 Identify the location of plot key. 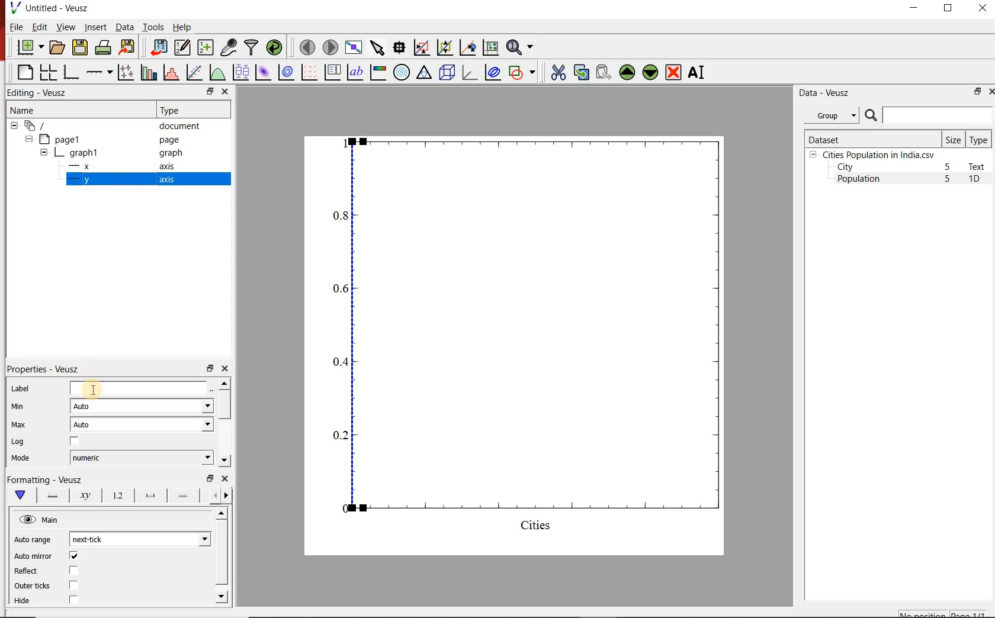
(332, 72).